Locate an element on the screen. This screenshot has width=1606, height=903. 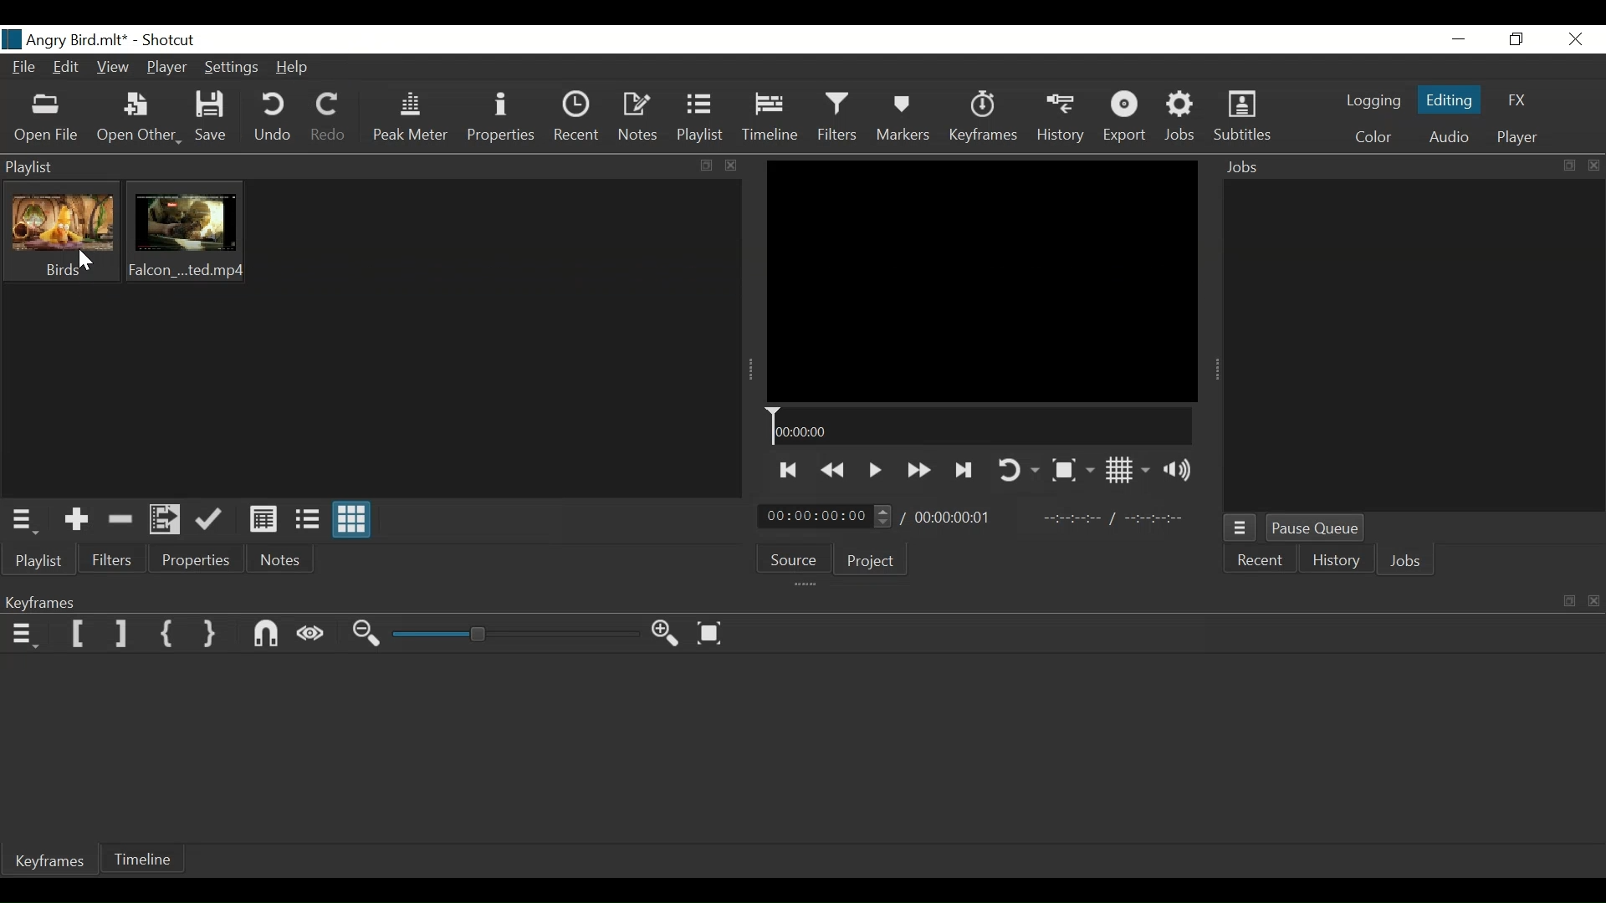
Scrub while dragging is located at coordinates (315, 634).